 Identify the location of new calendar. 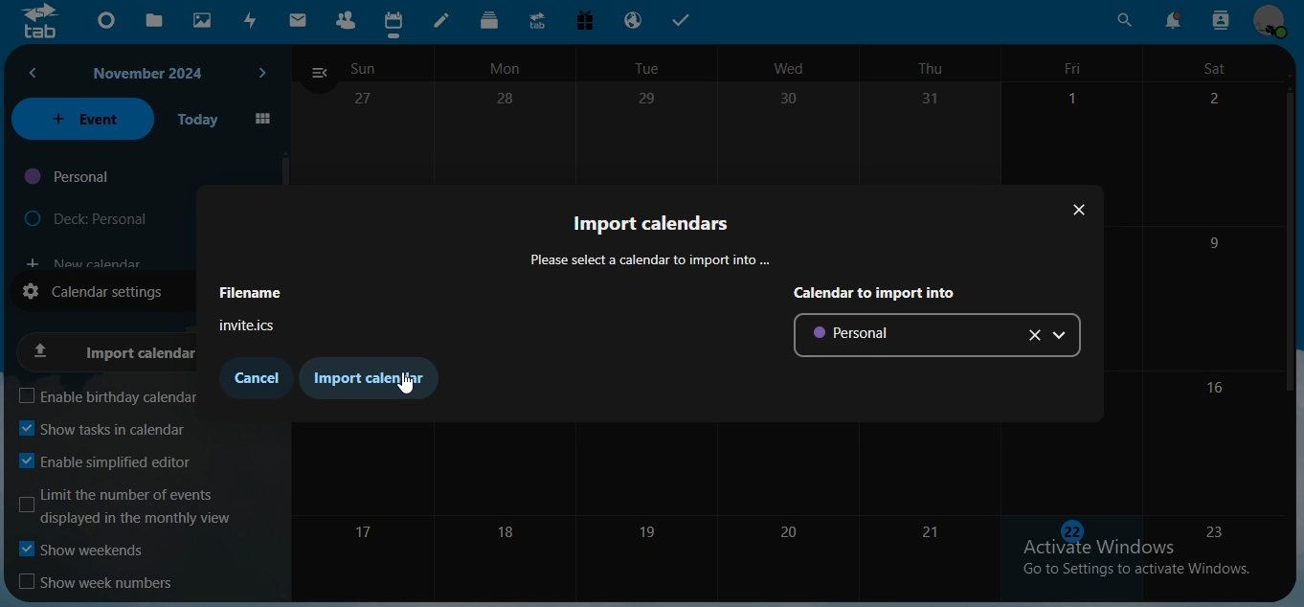
(82, 259).